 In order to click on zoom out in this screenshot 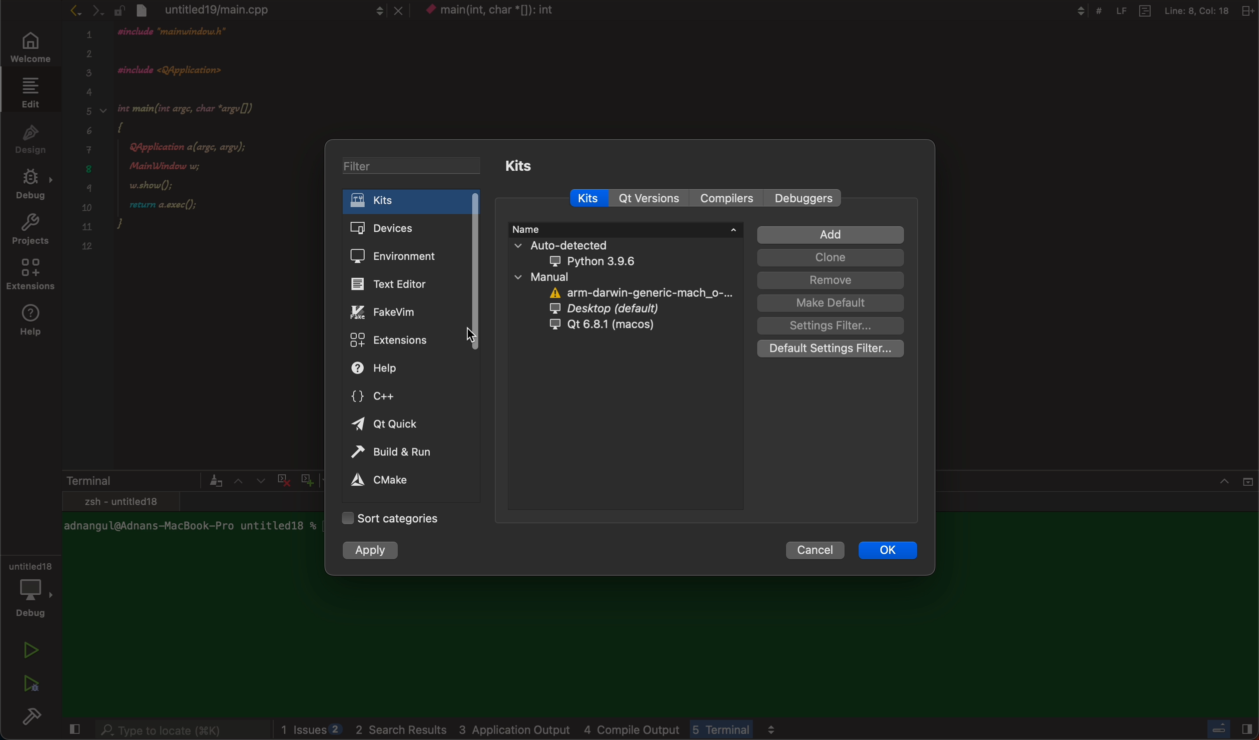, I will do `click(361, 480)`.